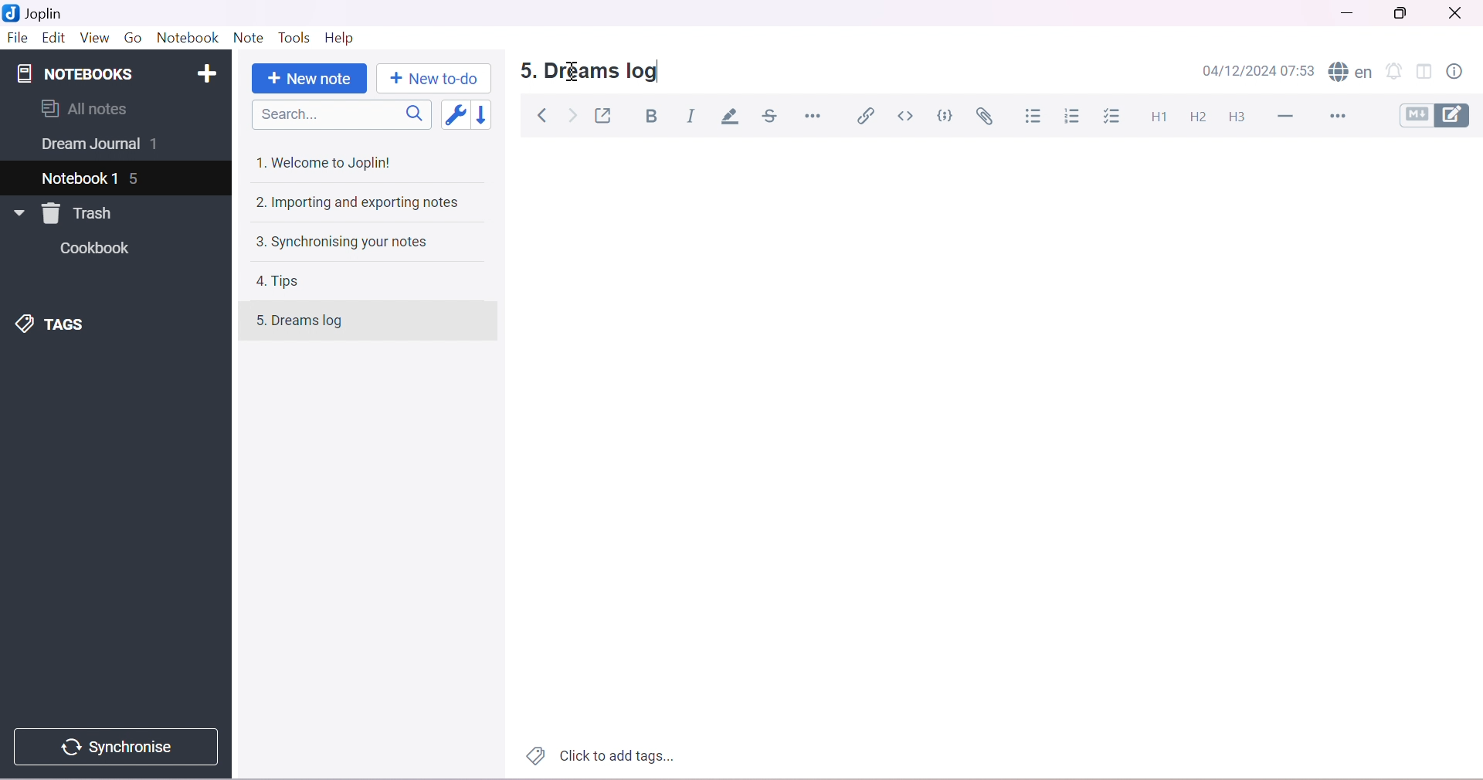  What do you see at coordinates (1396, 72) in the screenshot?
I see `Set alarm` at bounding box center [1396, 72].